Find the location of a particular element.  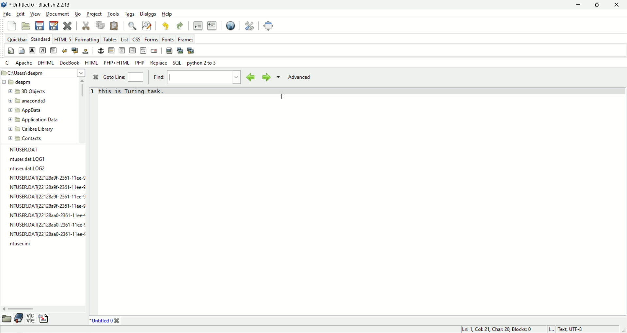

Contacts is located at coordinates (31, 138).